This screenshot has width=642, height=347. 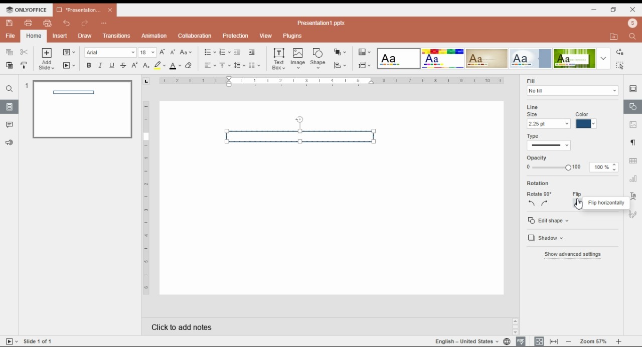 What do you see at coordinates (632, 23) in the screenshot?
I see `profile` at bounding box center [632, 23].